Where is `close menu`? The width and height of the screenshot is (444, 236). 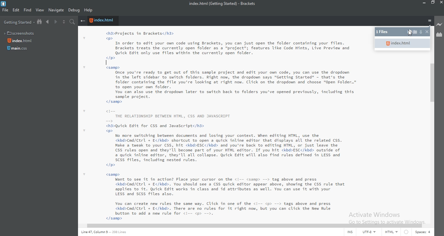 close menu is located at coordinates (83, 21).